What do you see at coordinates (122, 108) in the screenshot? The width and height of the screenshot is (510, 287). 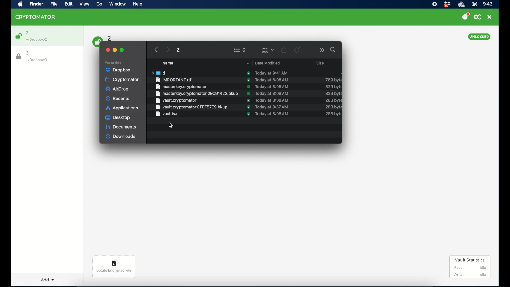 I see `applications` at bounding box center [122, 108].